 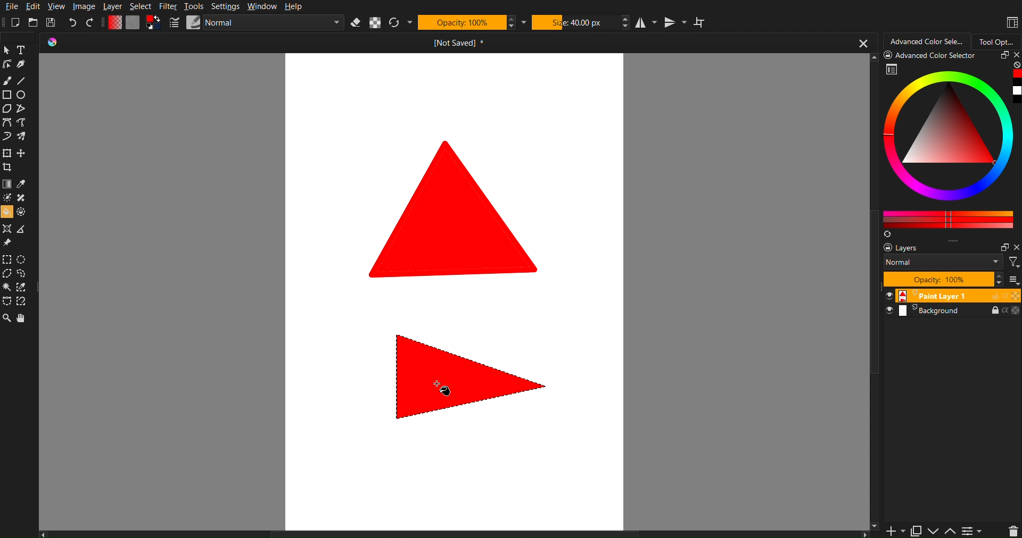 I want to click on Picker, so click(x=6, y=123).